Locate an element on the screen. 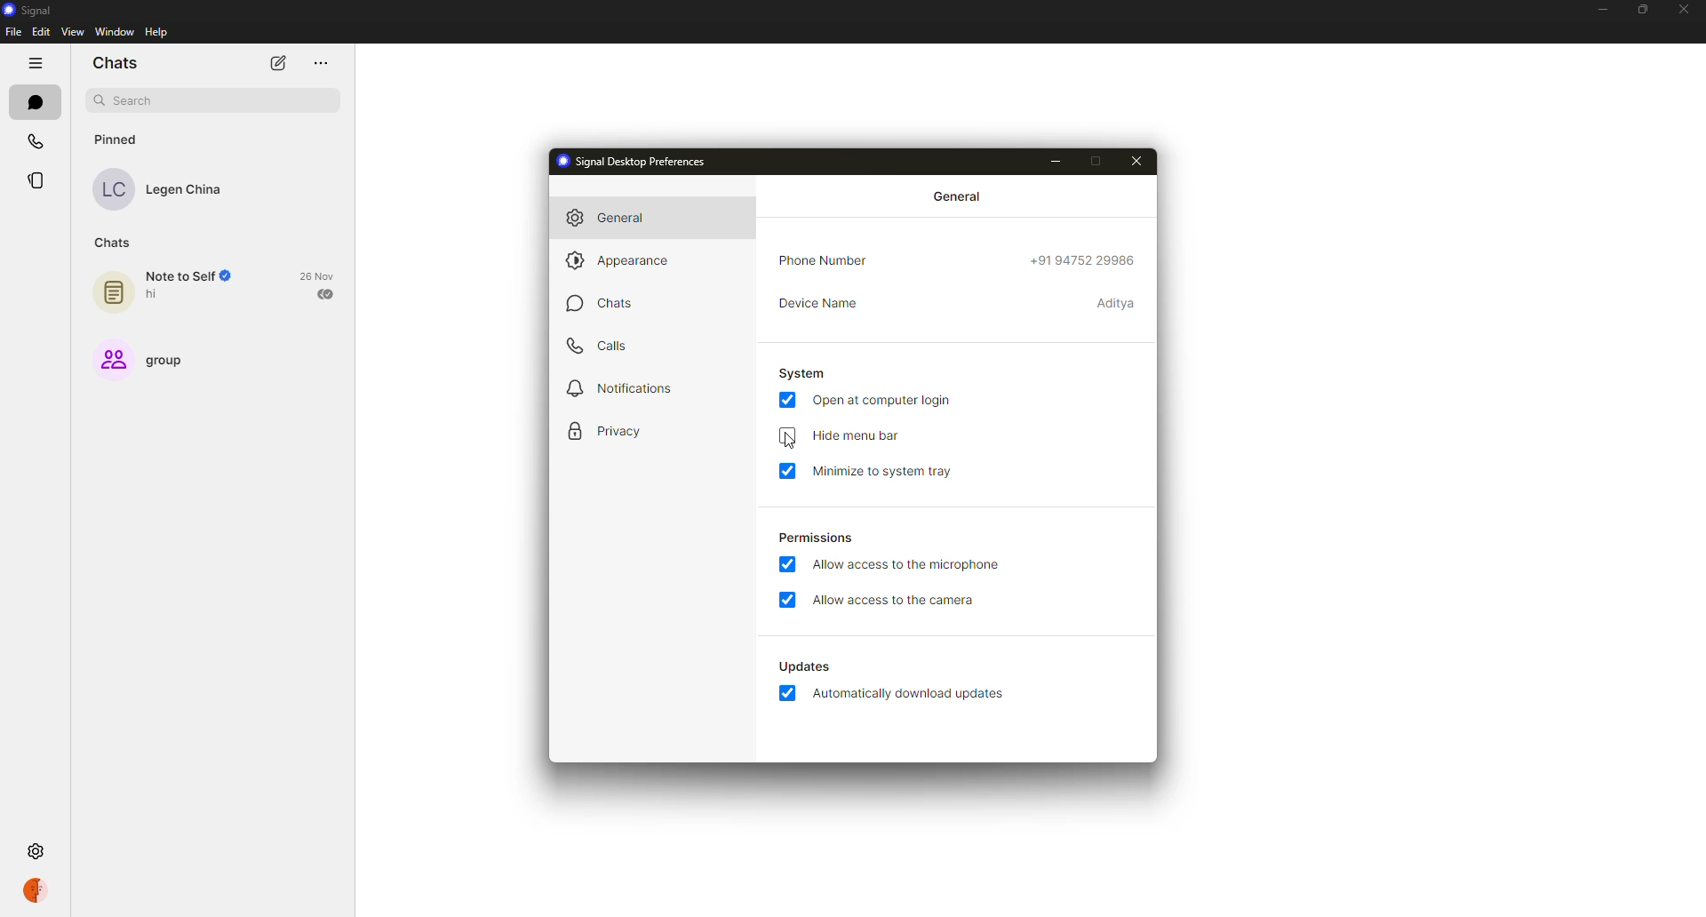  phone number is located at coordinates (1080, 263).